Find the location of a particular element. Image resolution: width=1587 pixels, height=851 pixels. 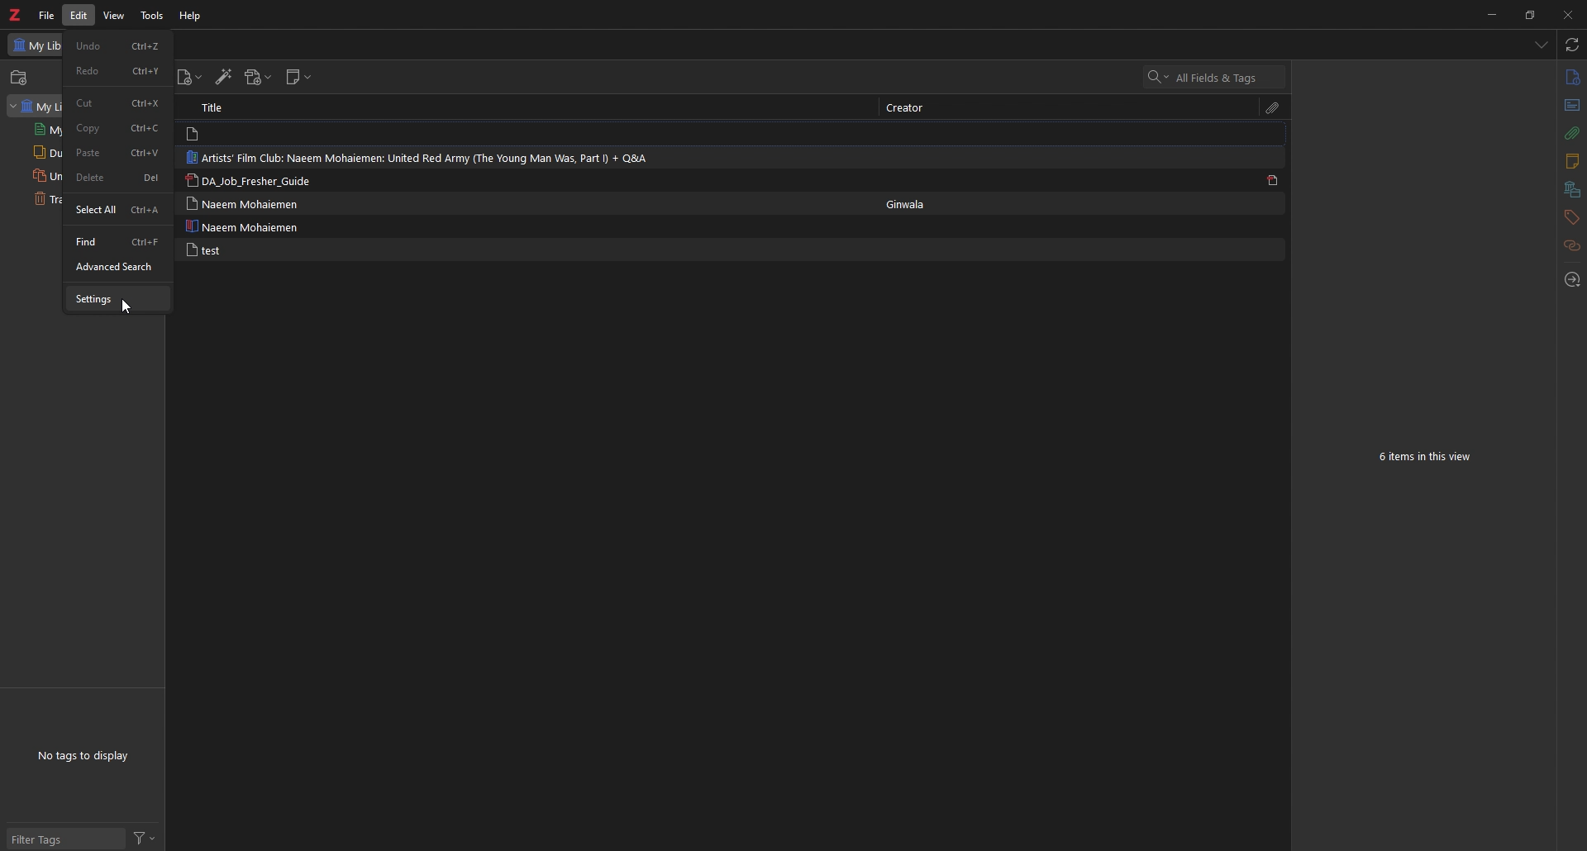

view is located at coordinates (117, 16).